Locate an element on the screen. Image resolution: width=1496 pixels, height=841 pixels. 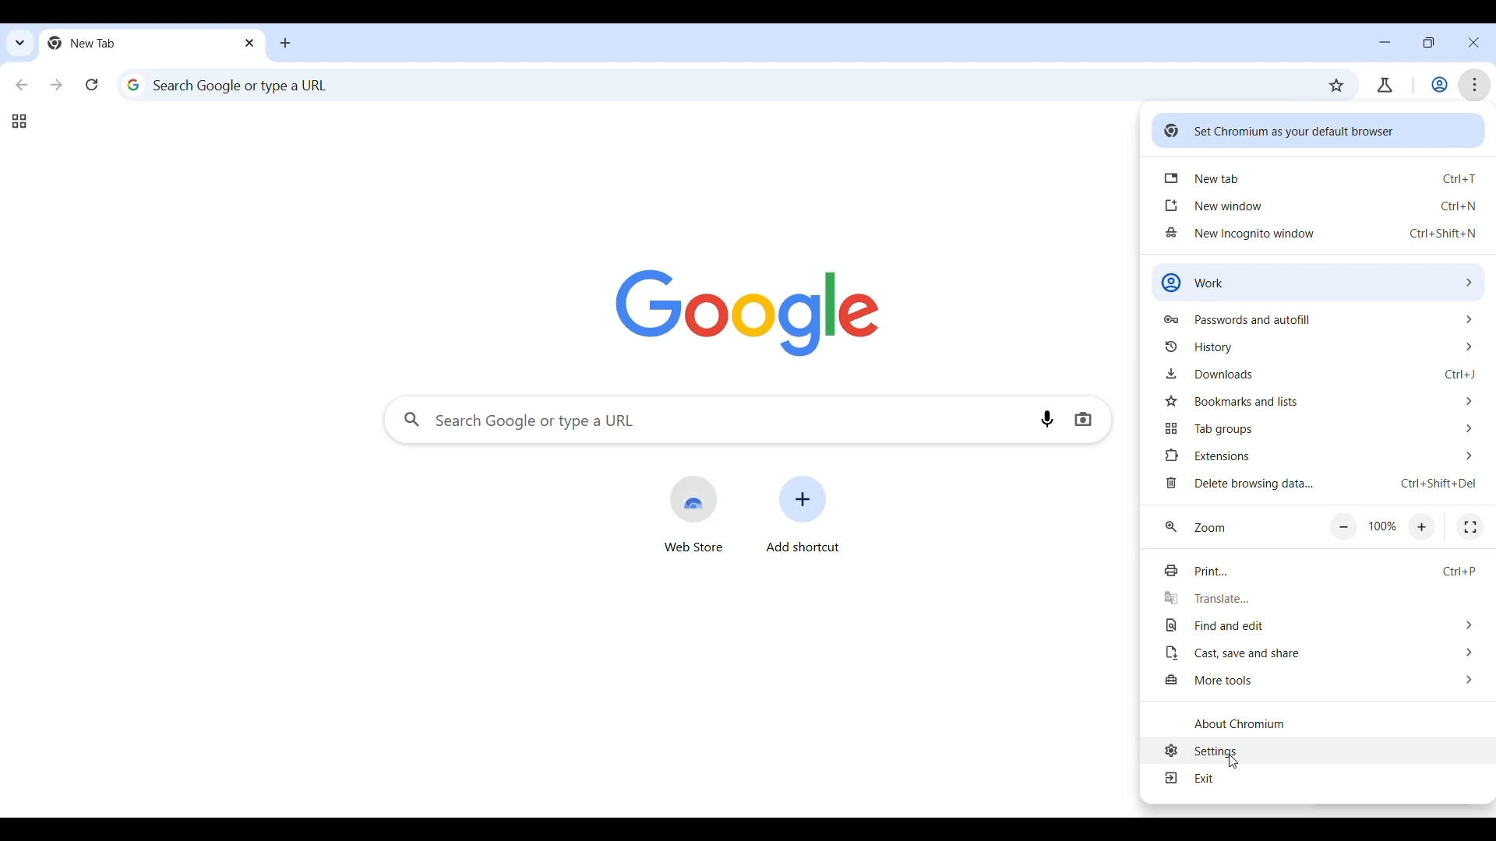
Translate is located at coordinates (1321, 599).